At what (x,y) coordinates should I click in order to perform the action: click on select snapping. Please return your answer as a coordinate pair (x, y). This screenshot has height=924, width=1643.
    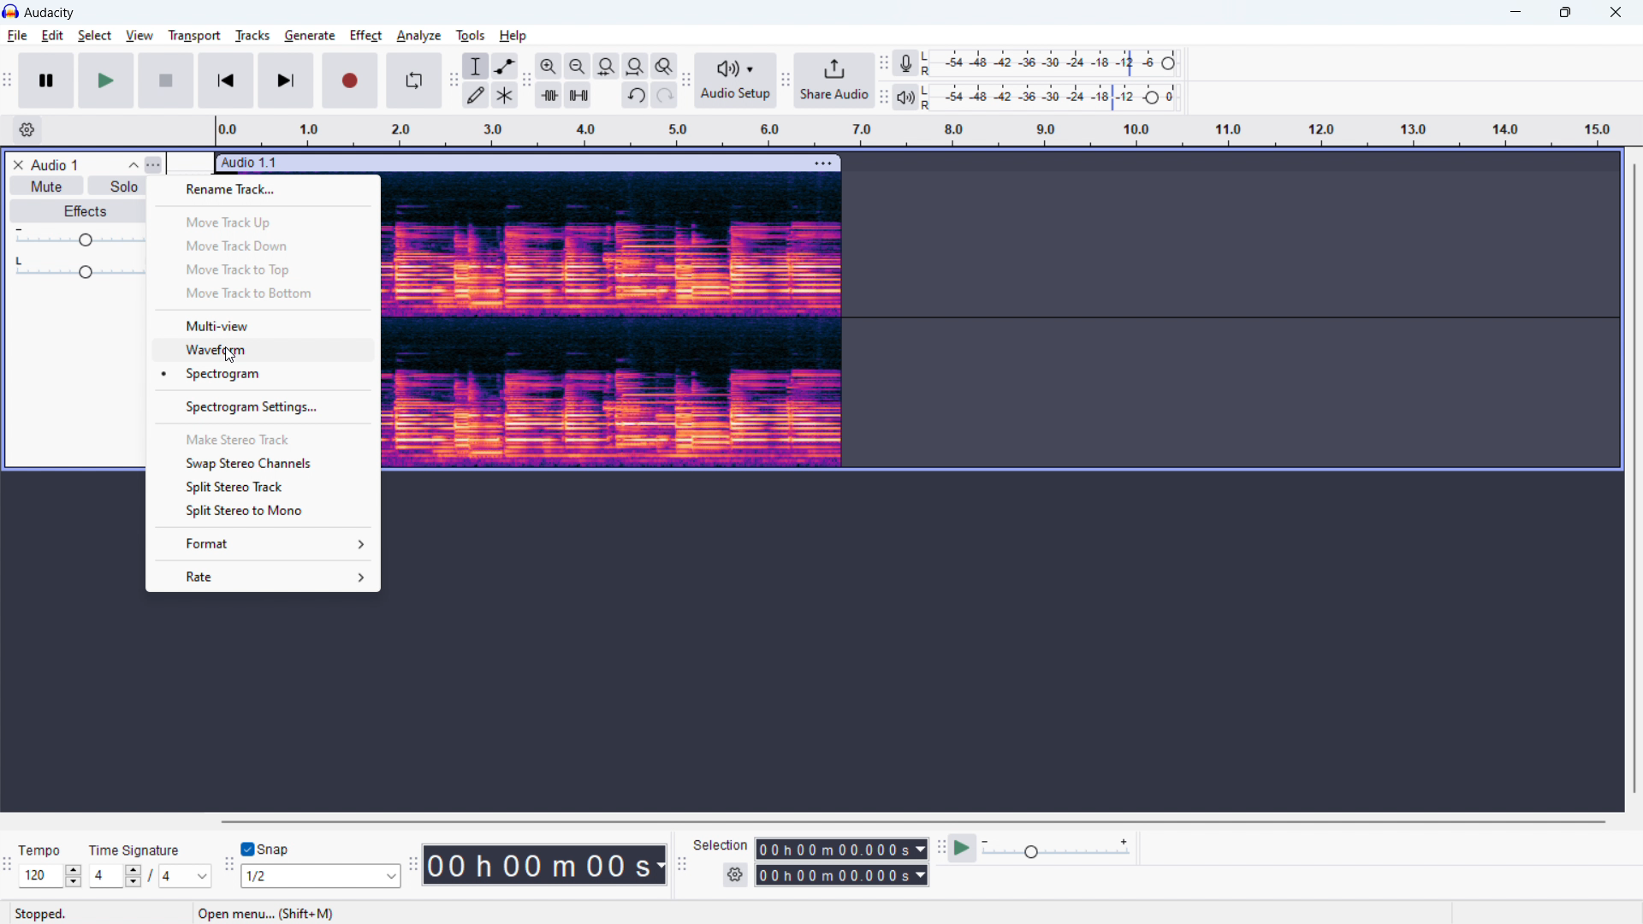
    Looking at the image, I should click on (321, 875).